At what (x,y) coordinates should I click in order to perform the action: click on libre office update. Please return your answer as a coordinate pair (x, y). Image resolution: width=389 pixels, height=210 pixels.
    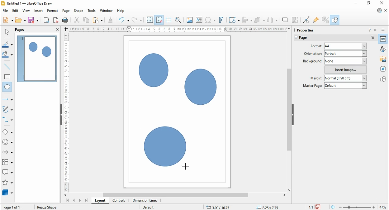
    Looking at the image, I should click on (379, 10).